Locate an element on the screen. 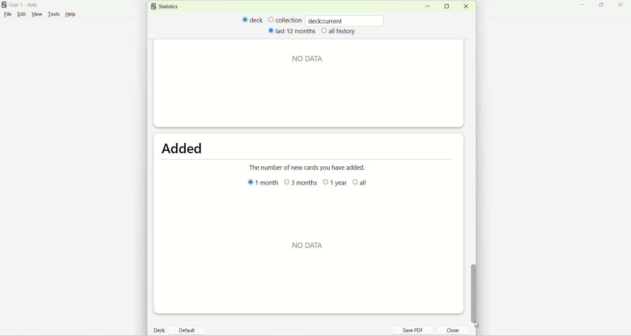 The width and height of the screenshot is (631, 336). all is located at coordinates (365, 185).